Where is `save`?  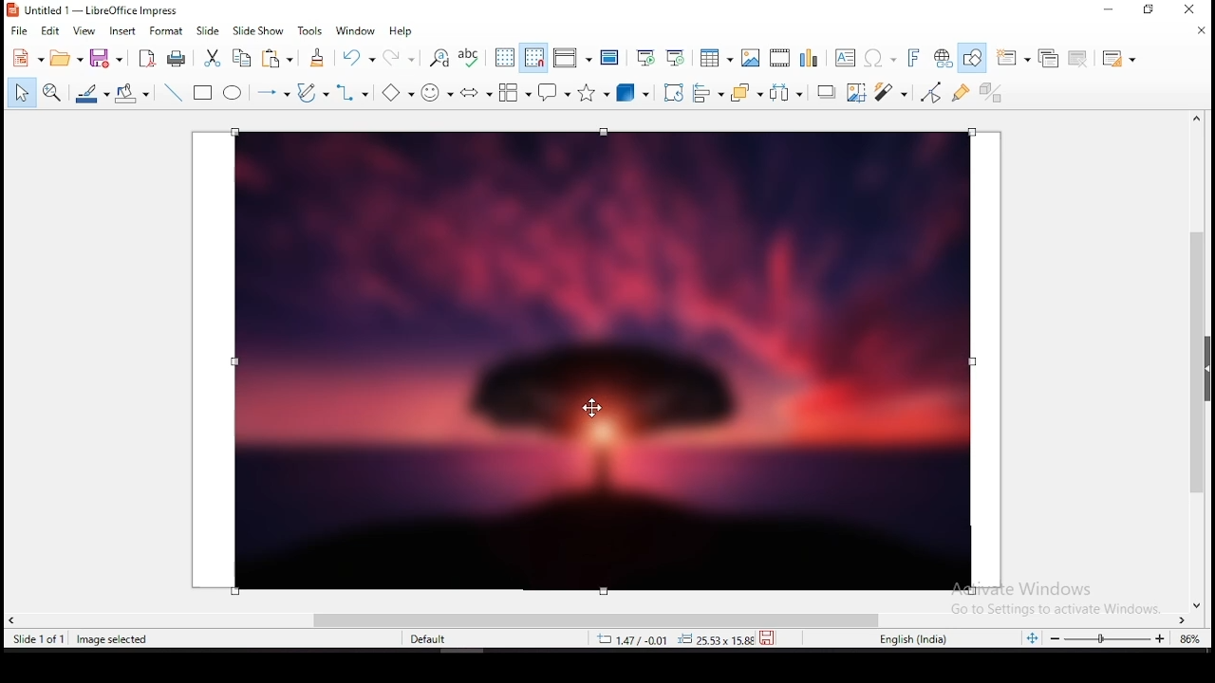
save is located at coordinates (106, 57).